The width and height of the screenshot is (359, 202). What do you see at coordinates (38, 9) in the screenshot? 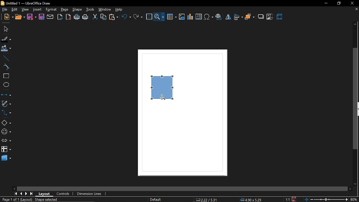
I see `insert` at bounding box center [38, 9].